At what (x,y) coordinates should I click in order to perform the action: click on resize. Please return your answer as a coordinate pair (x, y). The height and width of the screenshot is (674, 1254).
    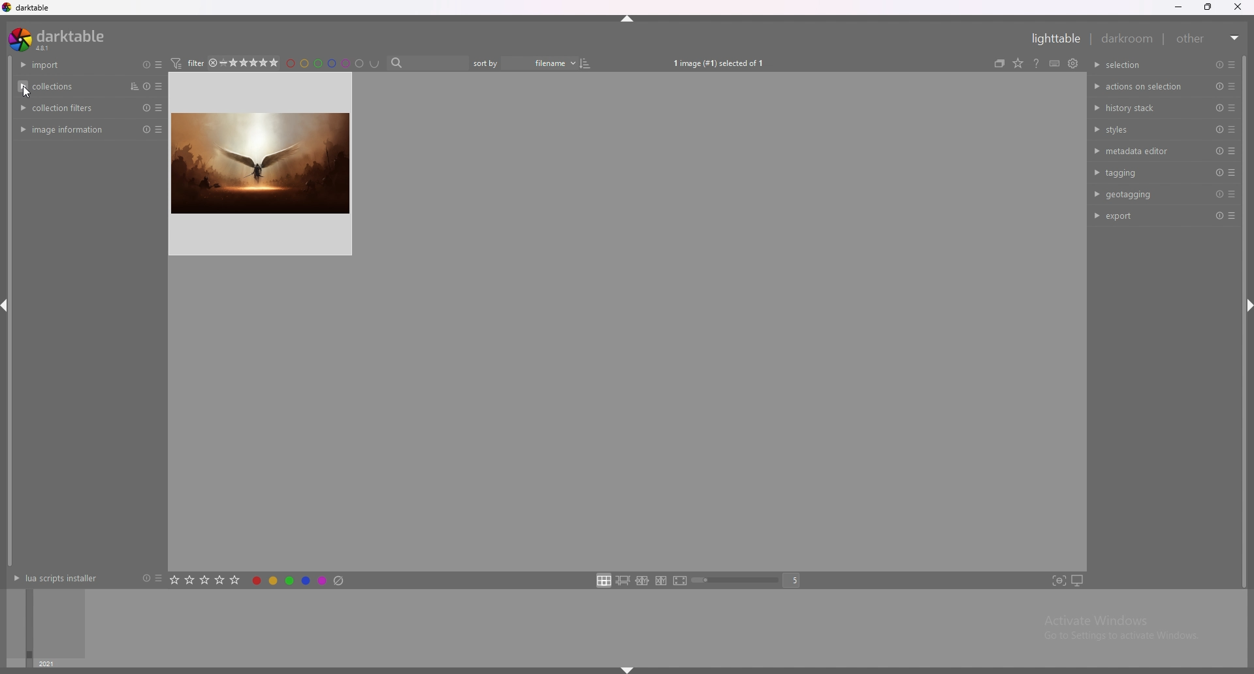
    Looking at the image, I should click on (1210, 7).